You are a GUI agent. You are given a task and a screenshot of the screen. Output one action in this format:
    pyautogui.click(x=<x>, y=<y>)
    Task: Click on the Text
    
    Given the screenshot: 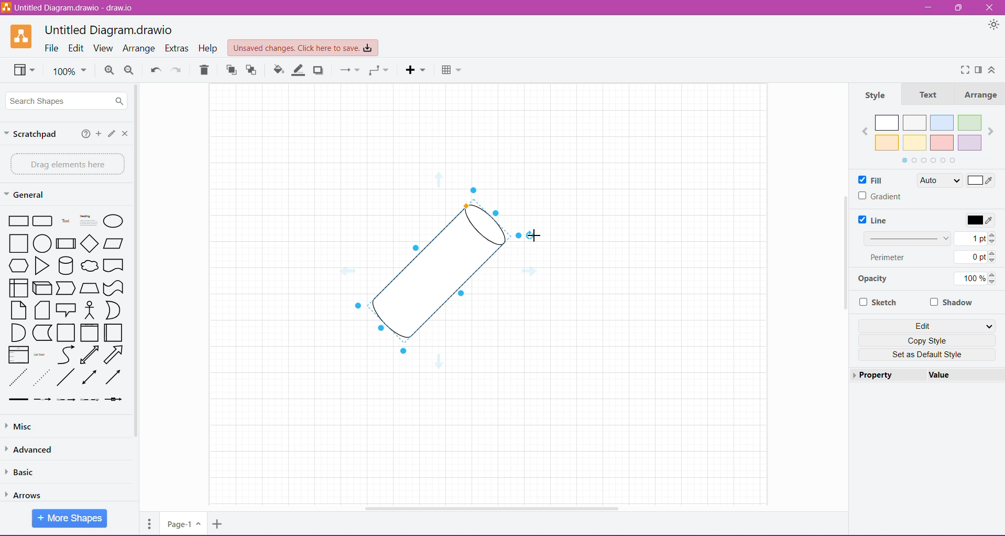 What is the action you would take?
    pyautogui.click(x=928, y=94)
    